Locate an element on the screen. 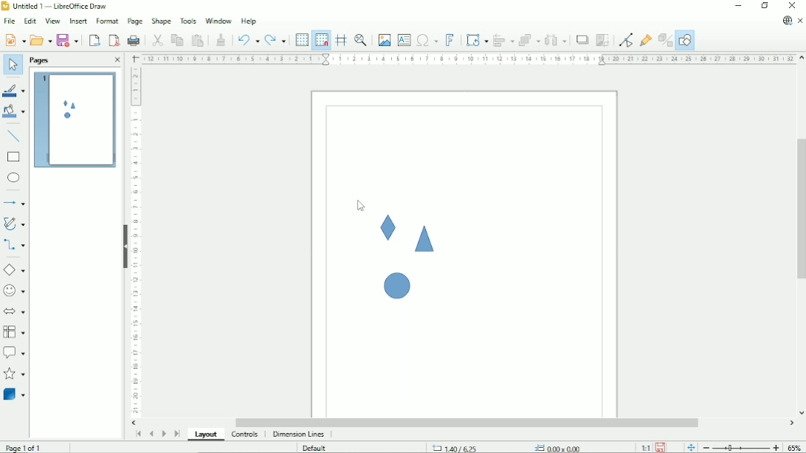 The height and width of the screenshot is (453, 806). Export directly as PDF is located at coordinates (114, 40).